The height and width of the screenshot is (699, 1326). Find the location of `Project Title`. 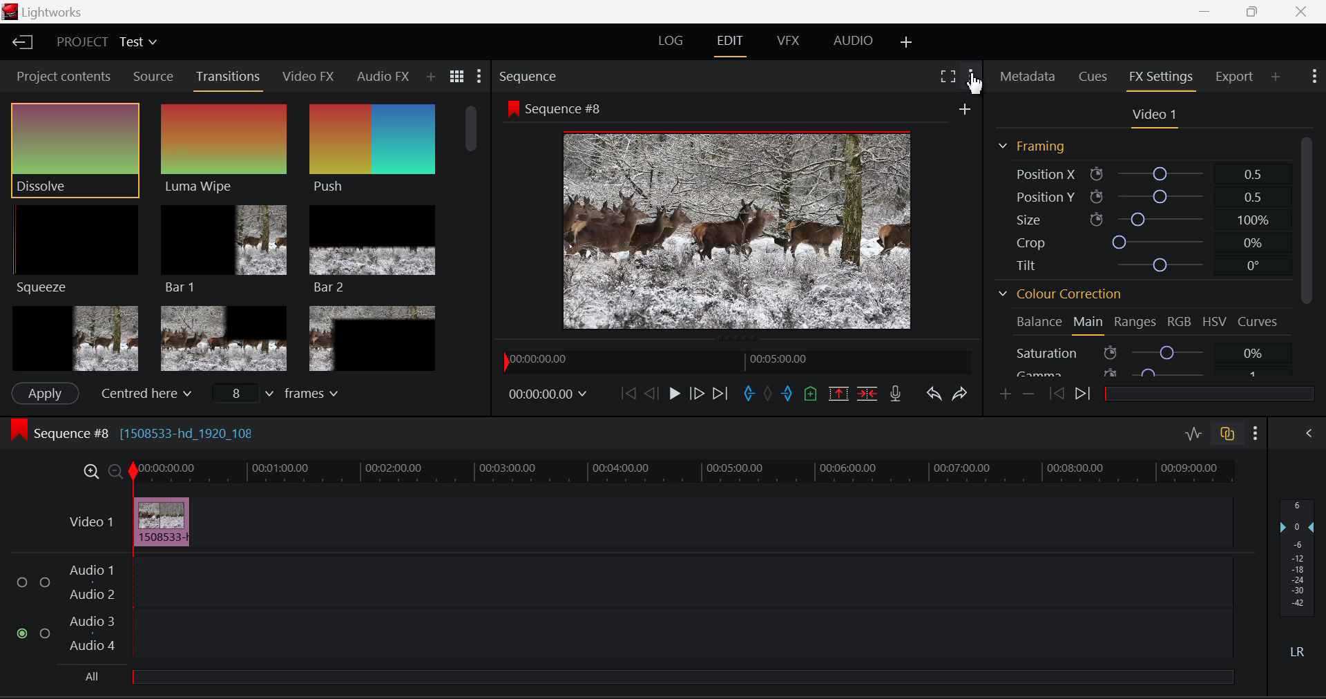

Project Title is located at coordinates (104, 41).